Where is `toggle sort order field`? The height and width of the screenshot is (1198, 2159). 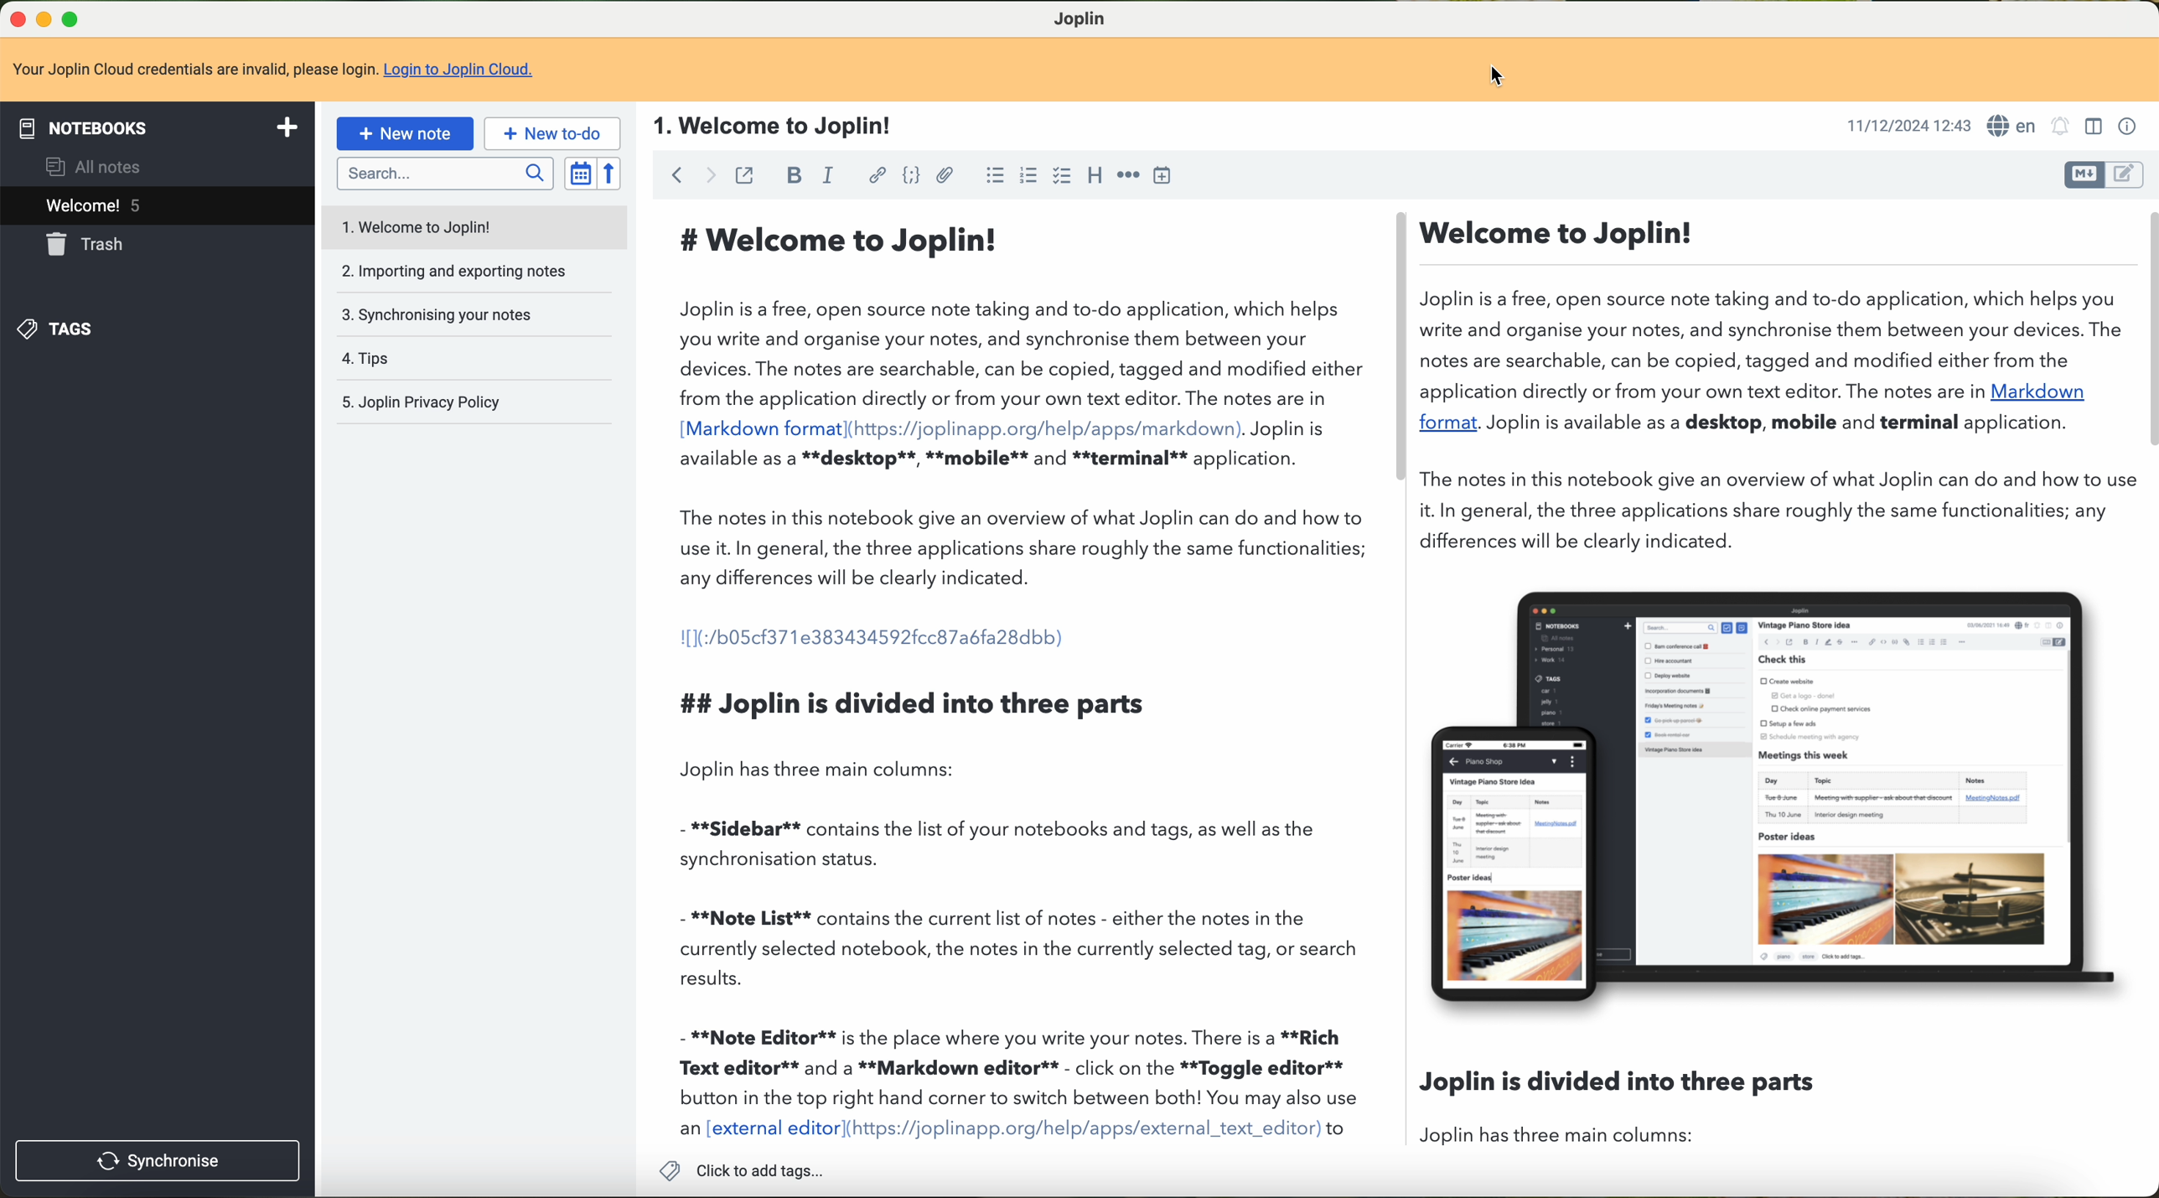
toggle sort order field is located at coordinates (579, 174).